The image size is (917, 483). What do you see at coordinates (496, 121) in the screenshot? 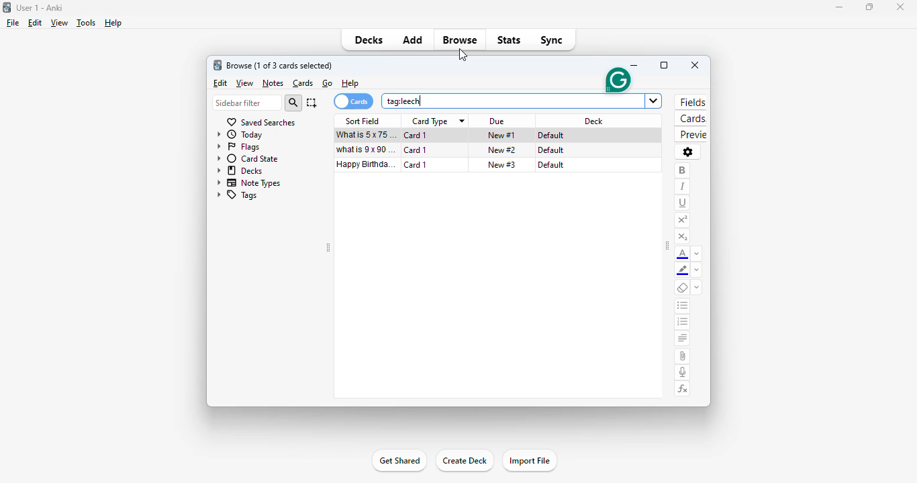
I see `due` at bounding box center [496, 121].